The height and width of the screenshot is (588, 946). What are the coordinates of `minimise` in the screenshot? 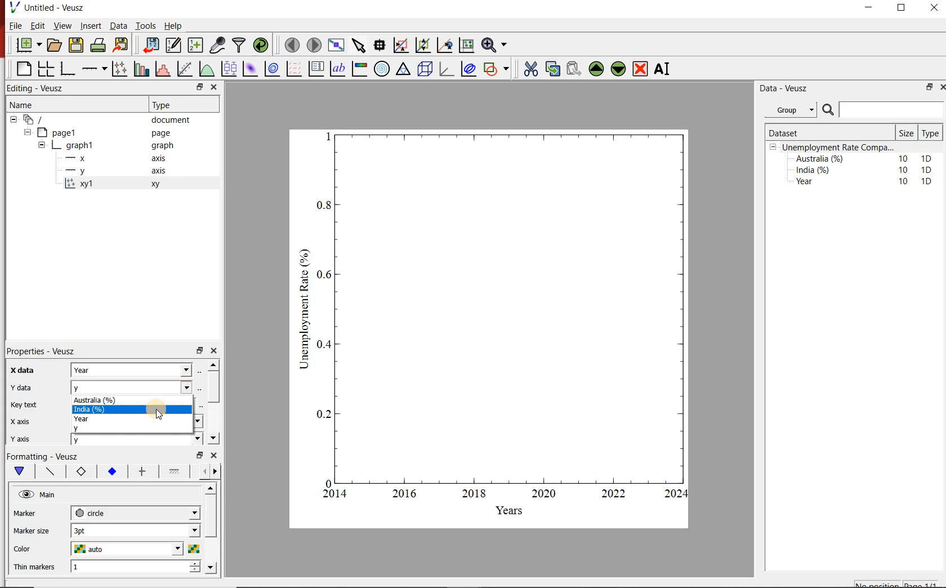 It's located at (199, 350).